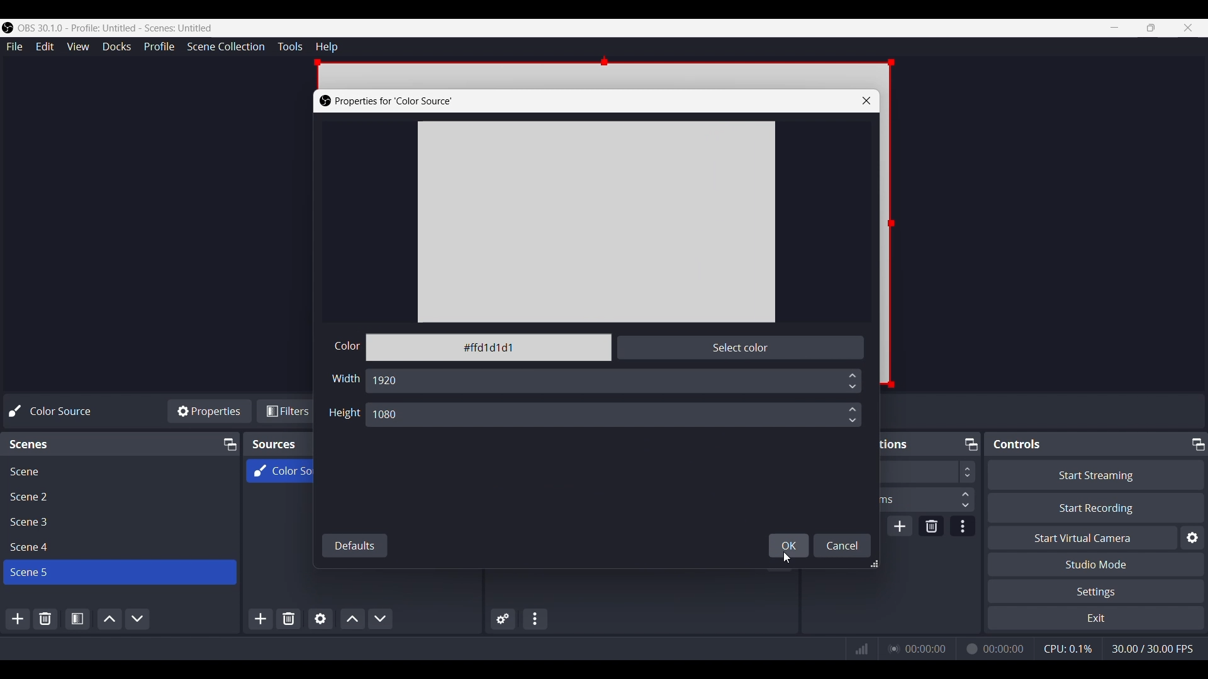 This screenshot has height=679, width=1208. Describe the element at coordinates (899, 526) in the screenshot. I see `Add Configurable transition` at that location.